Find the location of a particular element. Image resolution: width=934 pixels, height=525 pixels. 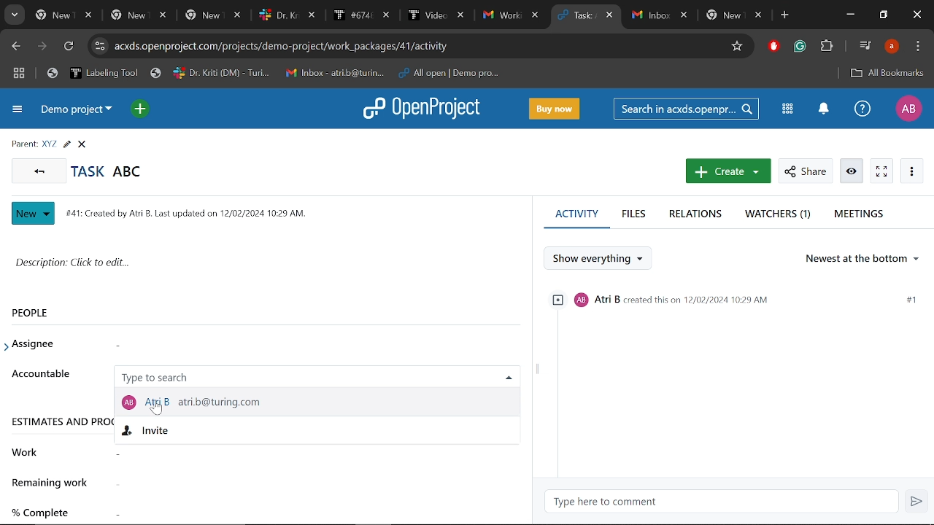

Work is located at coordinates (232, 451).